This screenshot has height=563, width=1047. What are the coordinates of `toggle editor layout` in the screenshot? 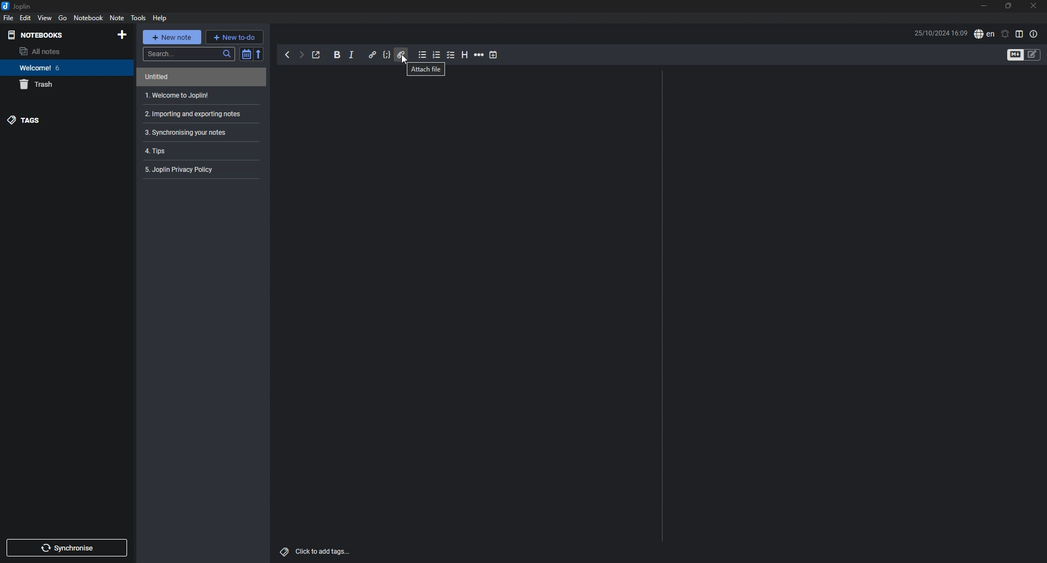 It's located at (1020, 34).